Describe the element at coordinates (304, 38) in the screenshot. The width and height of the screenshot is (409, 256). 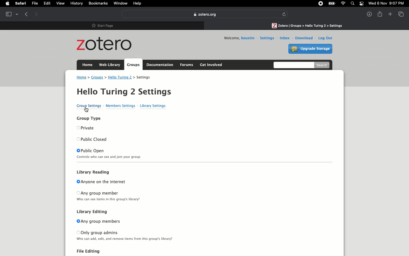
I see `Download` at that location.